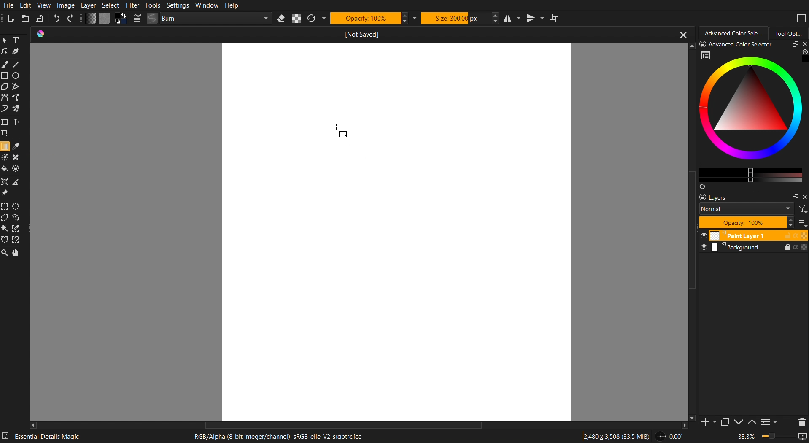  I want to click on Refresh, so click(317, 18).